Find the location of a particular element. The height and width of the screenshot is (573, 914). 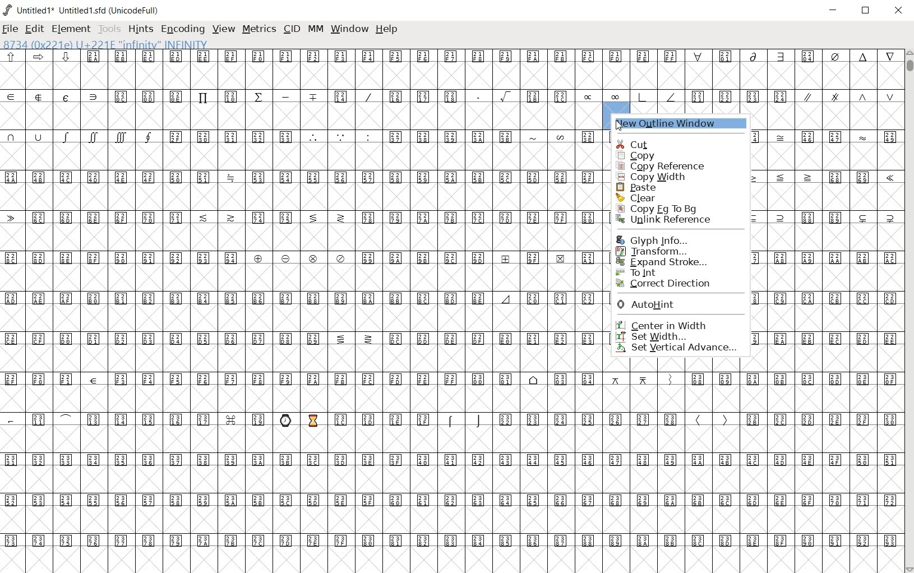

symbol is located at coordinates (864, 136).